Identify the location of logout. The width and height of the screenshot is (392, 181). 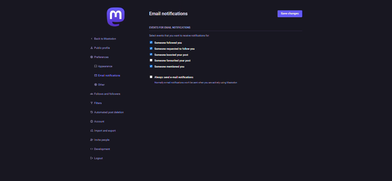
(98, 158).